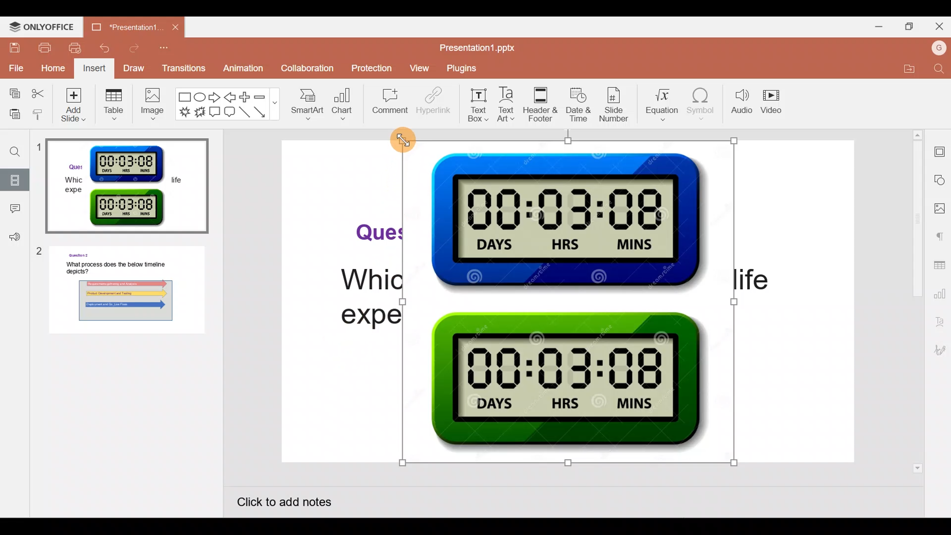 This screenshot has height=535, width=951. I want to click on Slide settings, so click(940, 150).